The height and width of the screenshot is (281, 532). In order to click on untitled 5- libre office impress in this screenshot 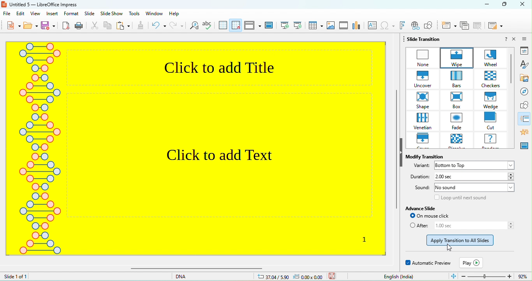, I will do `click(55, 5)`.